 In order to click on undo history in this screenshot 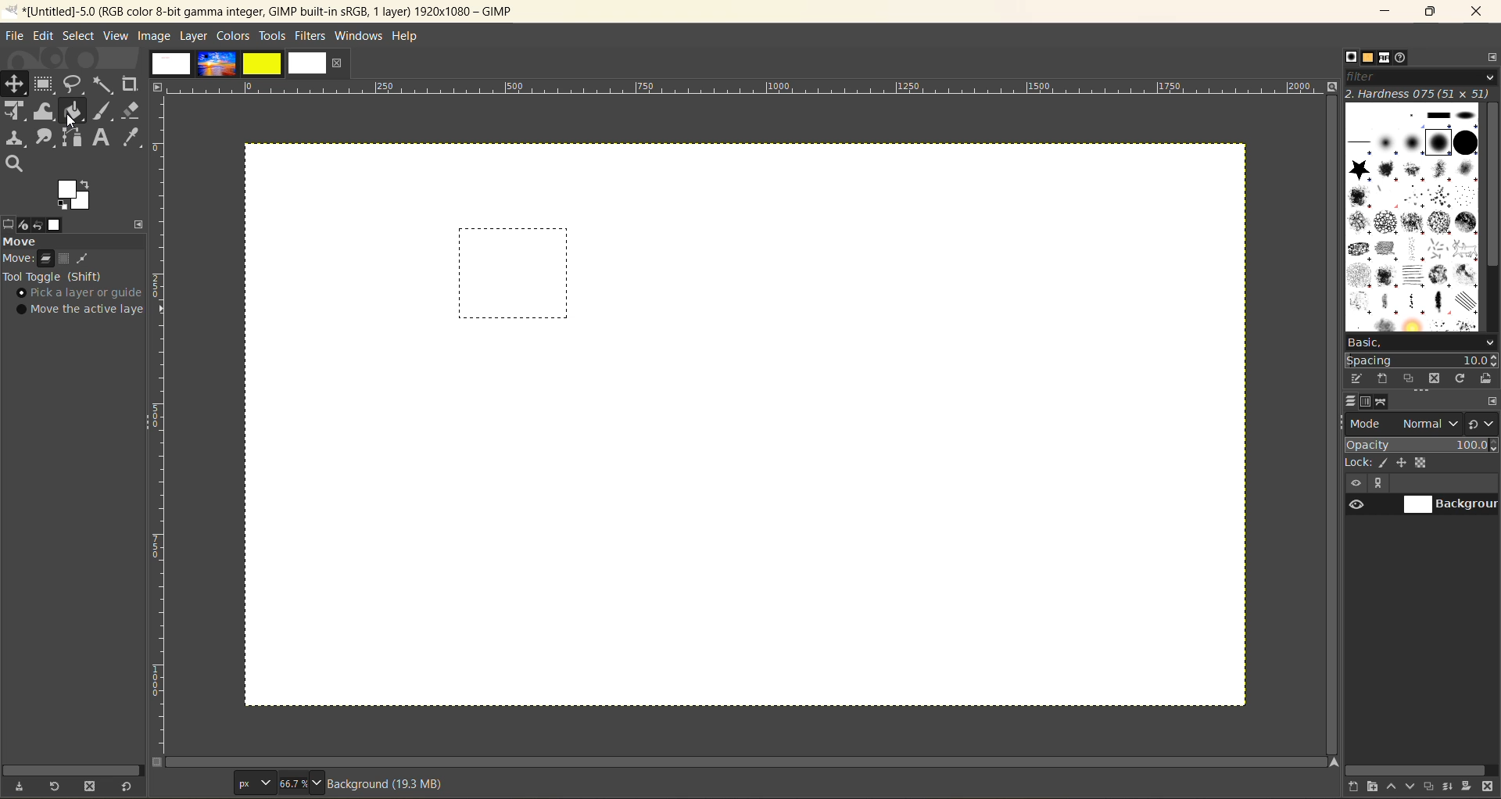, I will do `click(34, 224)`.